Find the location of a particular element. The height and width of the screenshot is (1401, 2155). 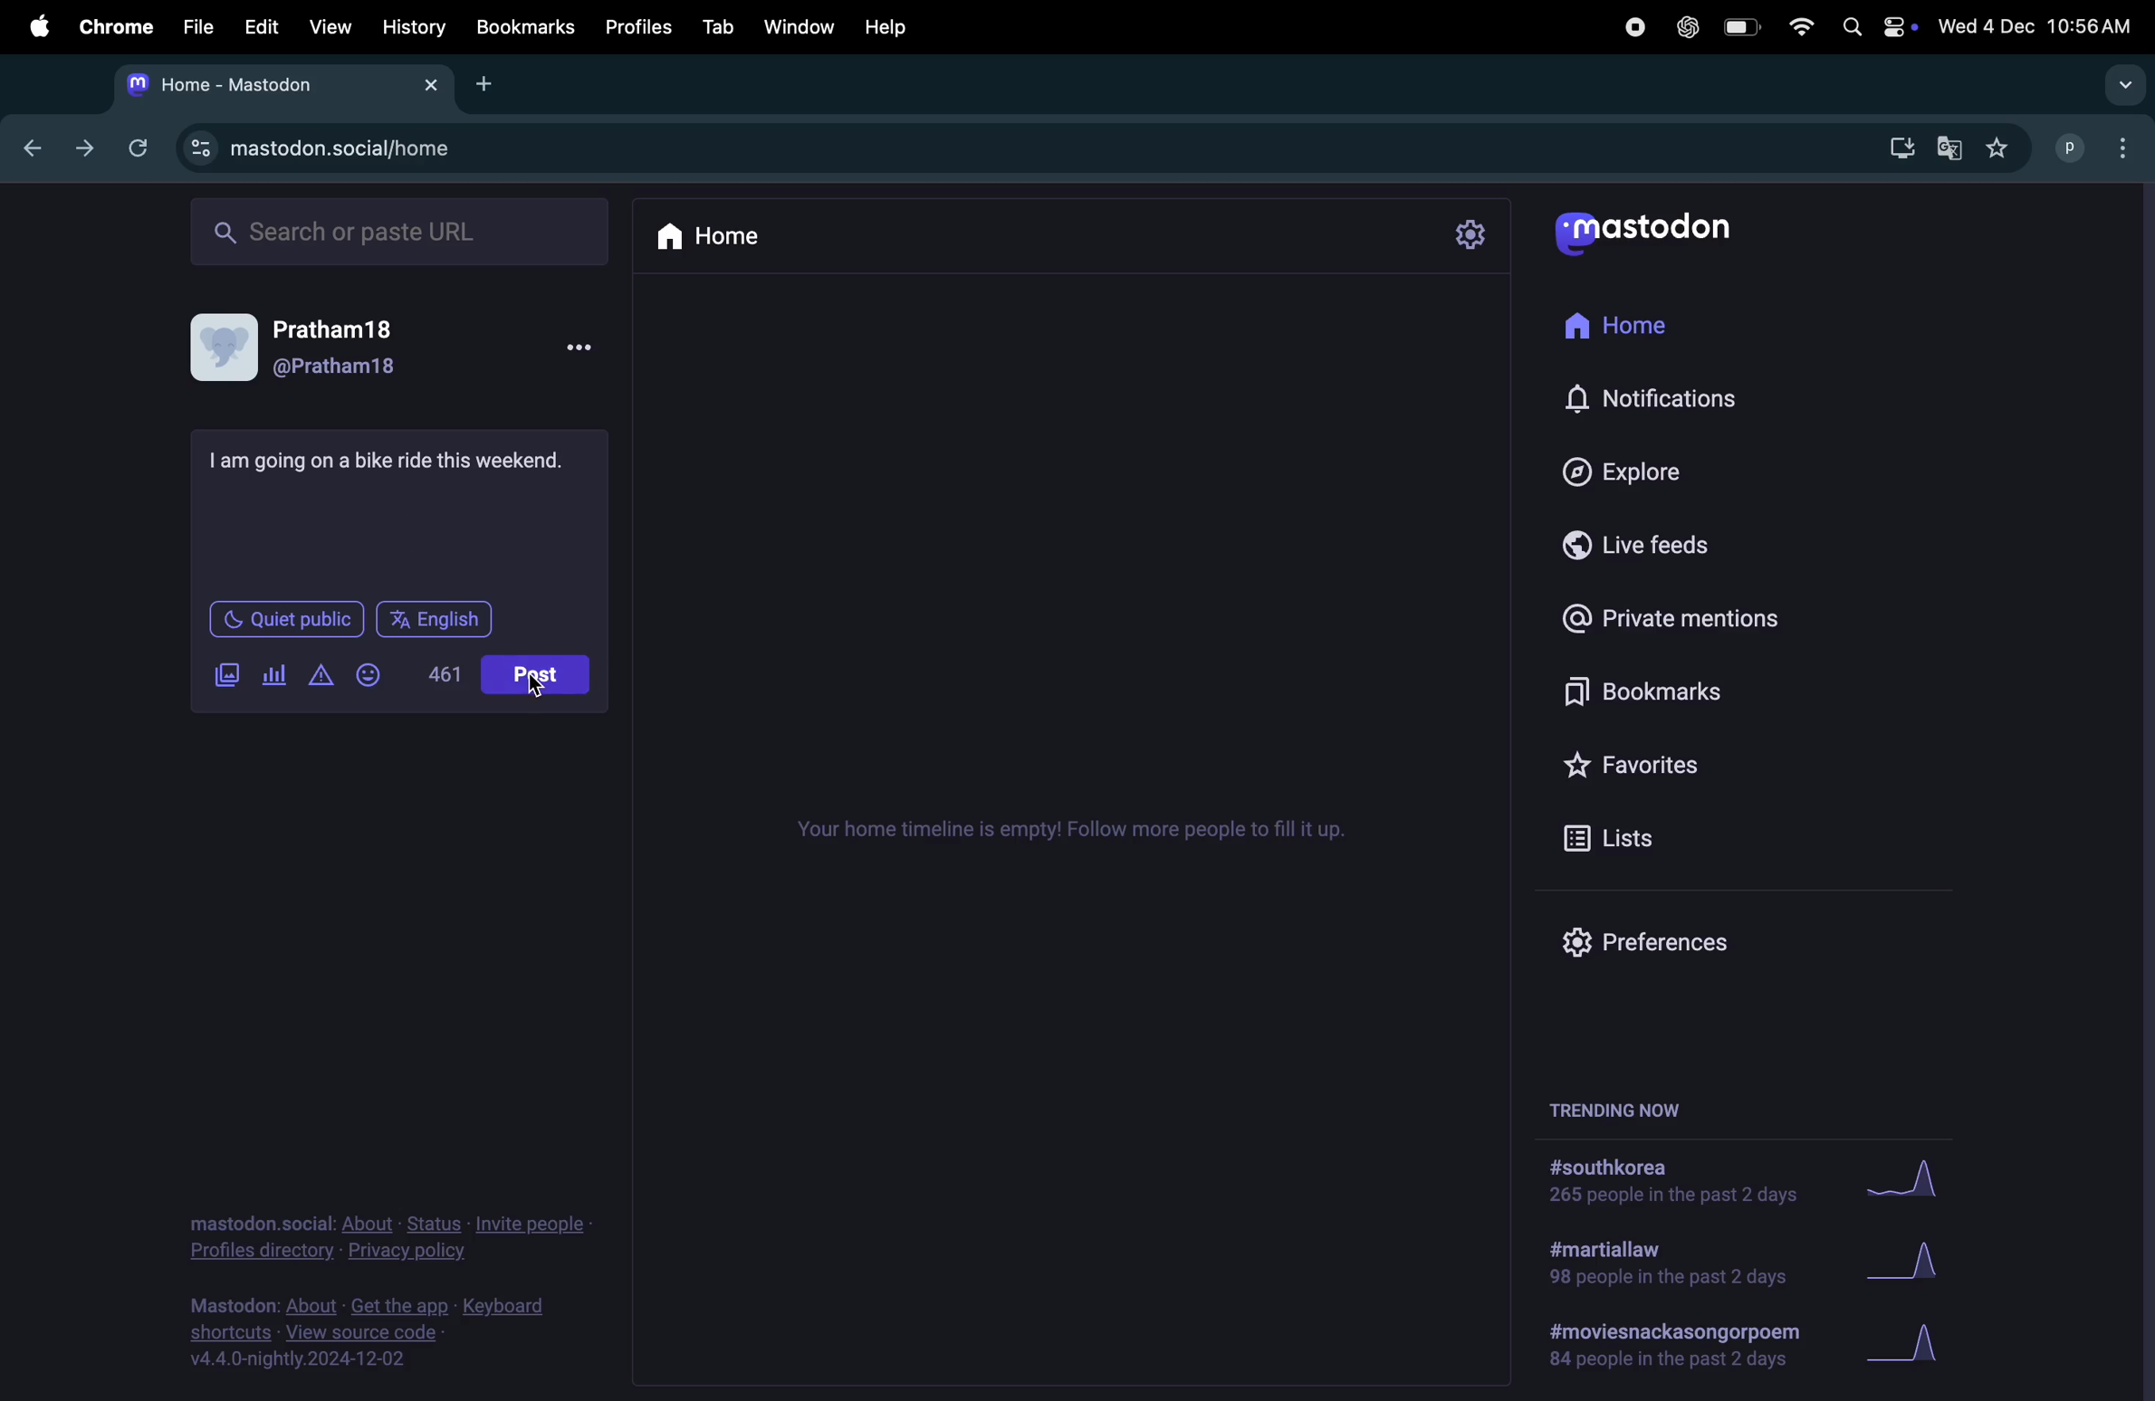

refresh is located at coordinates (143, 145).